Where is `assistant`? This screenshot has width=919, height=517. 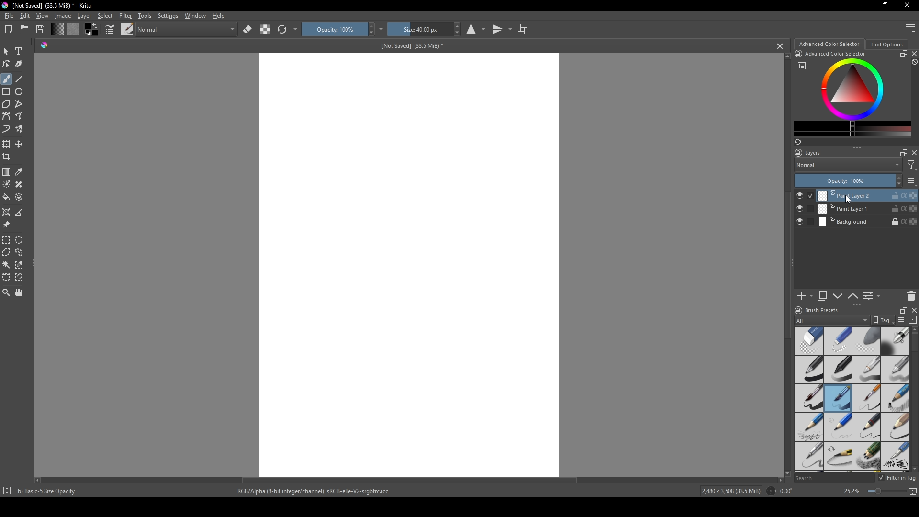
assistant is located at coordinates (7, 212).